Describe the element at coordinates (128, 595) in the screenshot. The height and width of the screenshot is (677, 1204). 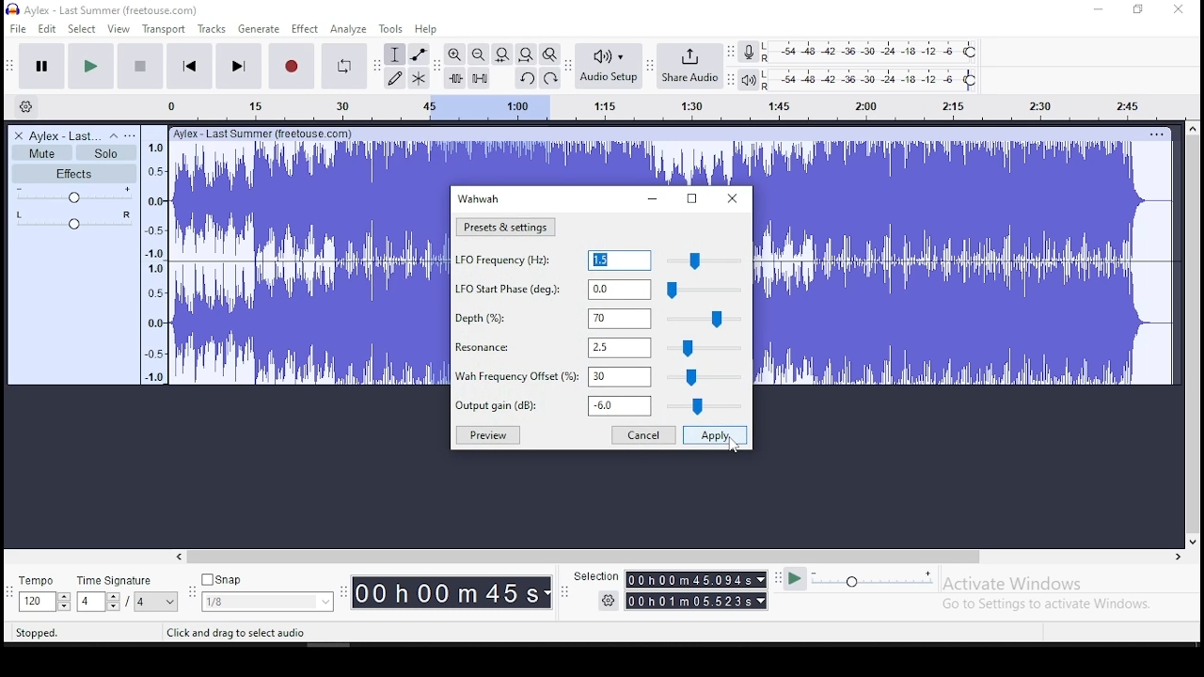
I see `time signature` at that location.